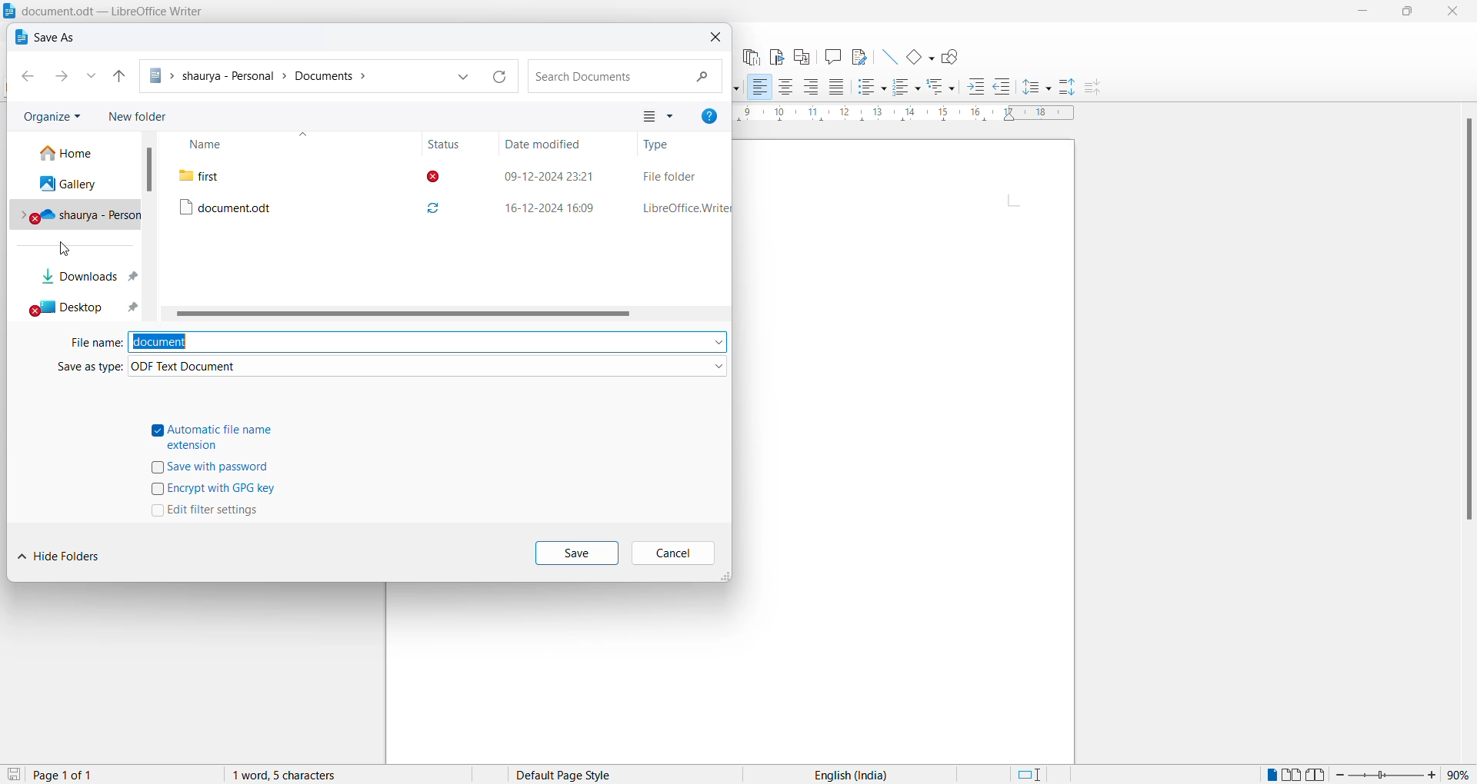  What do you see at coordinates (1097, 88) in the screenshot?
I see `Decrease paragraph space` at bounding box center [1097, 88].